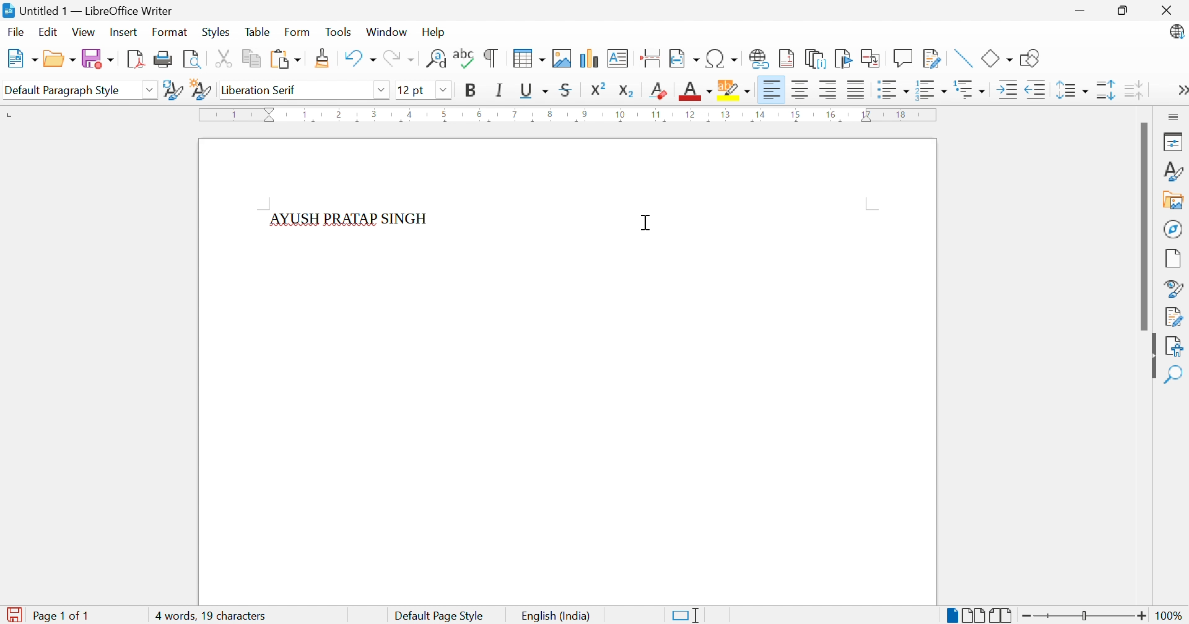 The height and width of the screenshot is (624, 1189). I want to click on Slider, so click(1086, 616).